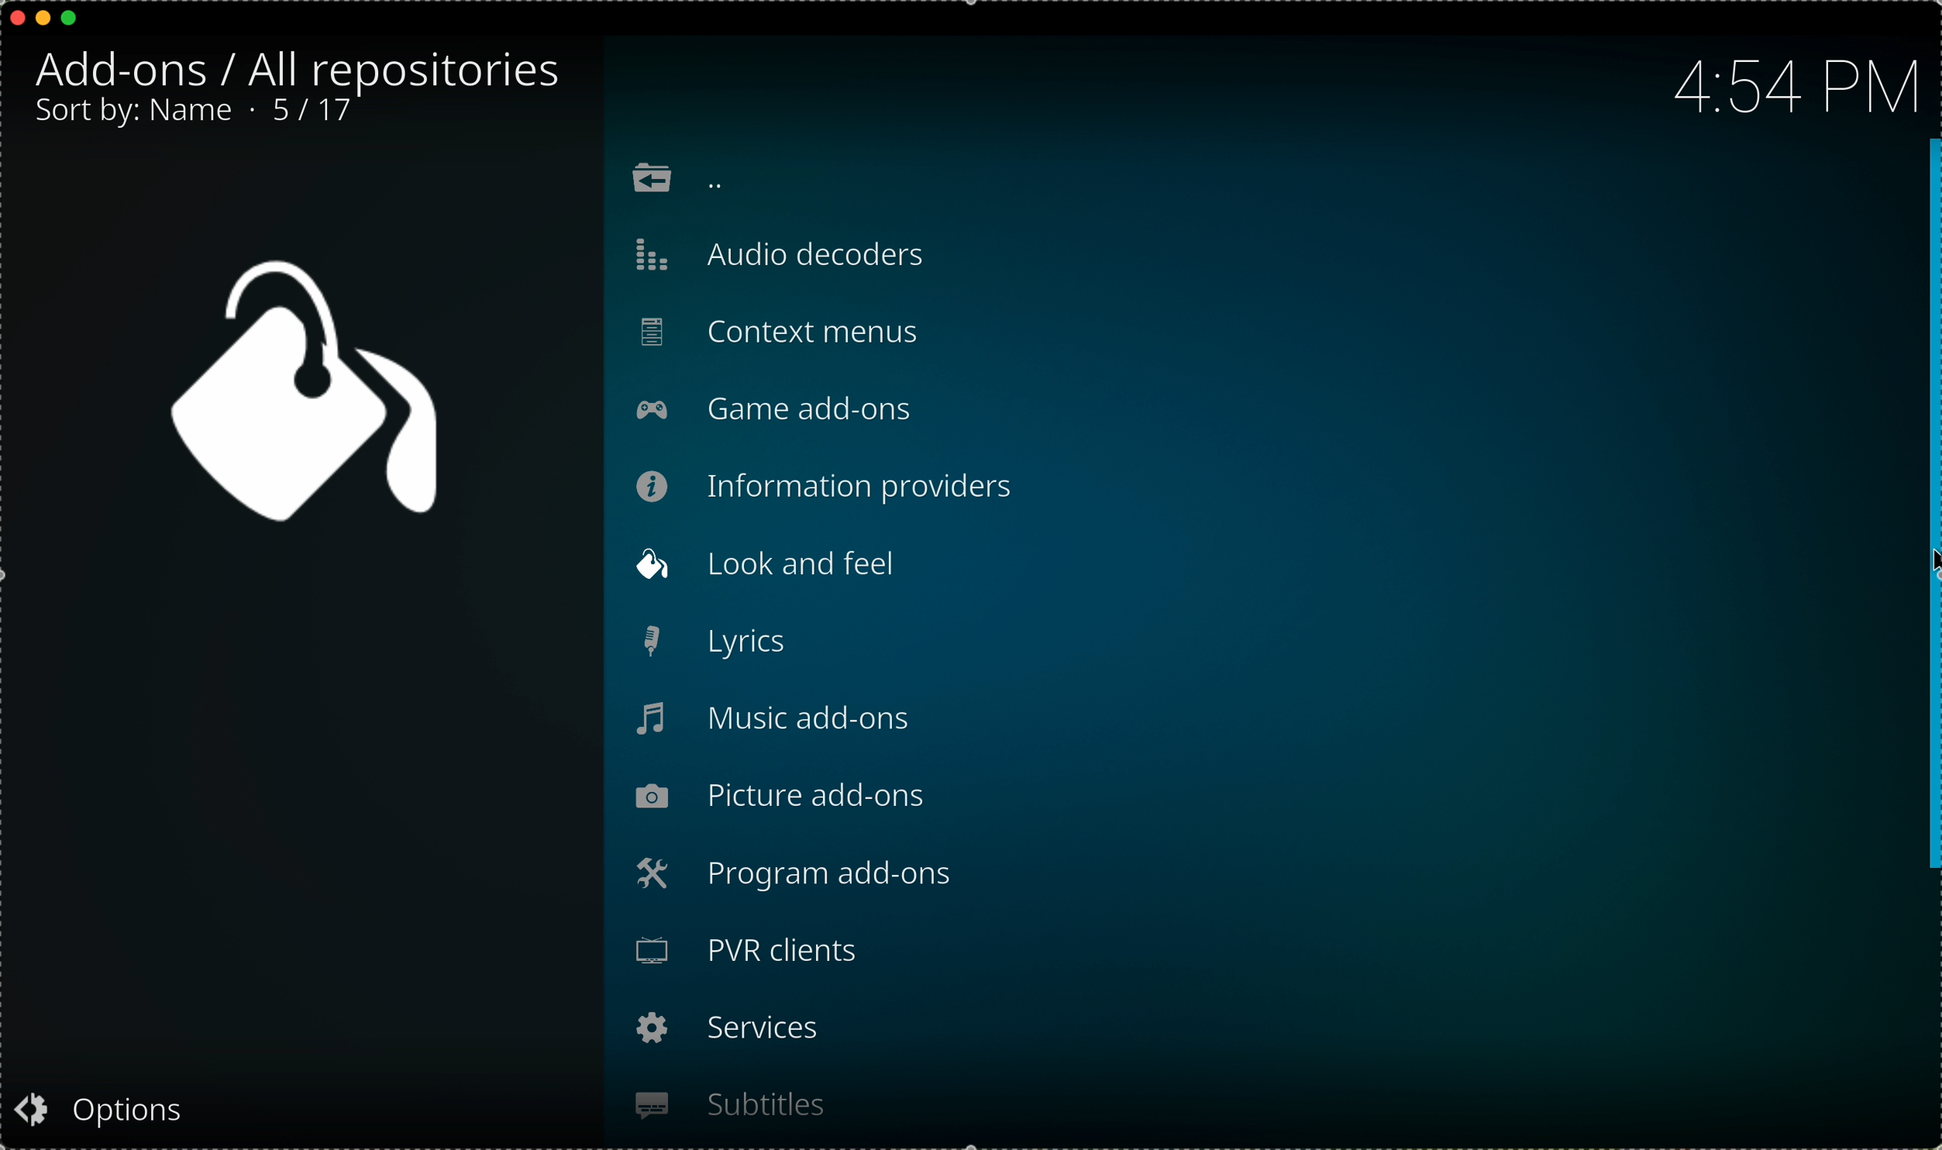 The width and height of the screenshot is (1942, 1150). What do you see at coordinates (319, 112) in the screenshot?
I see `5/17` at bounding box center [319, 112].